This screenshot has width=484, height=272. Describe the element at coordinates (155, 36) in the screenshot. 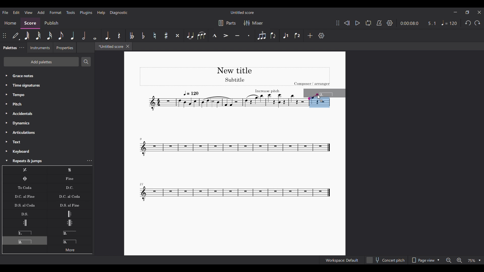

I see `Toggle natural` at that location.